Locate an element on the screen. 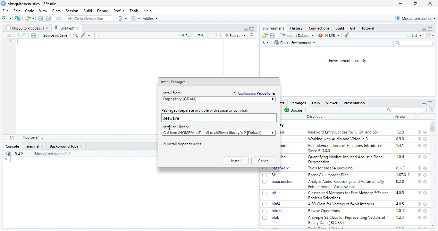  grid is located at coordinates (135, 18).